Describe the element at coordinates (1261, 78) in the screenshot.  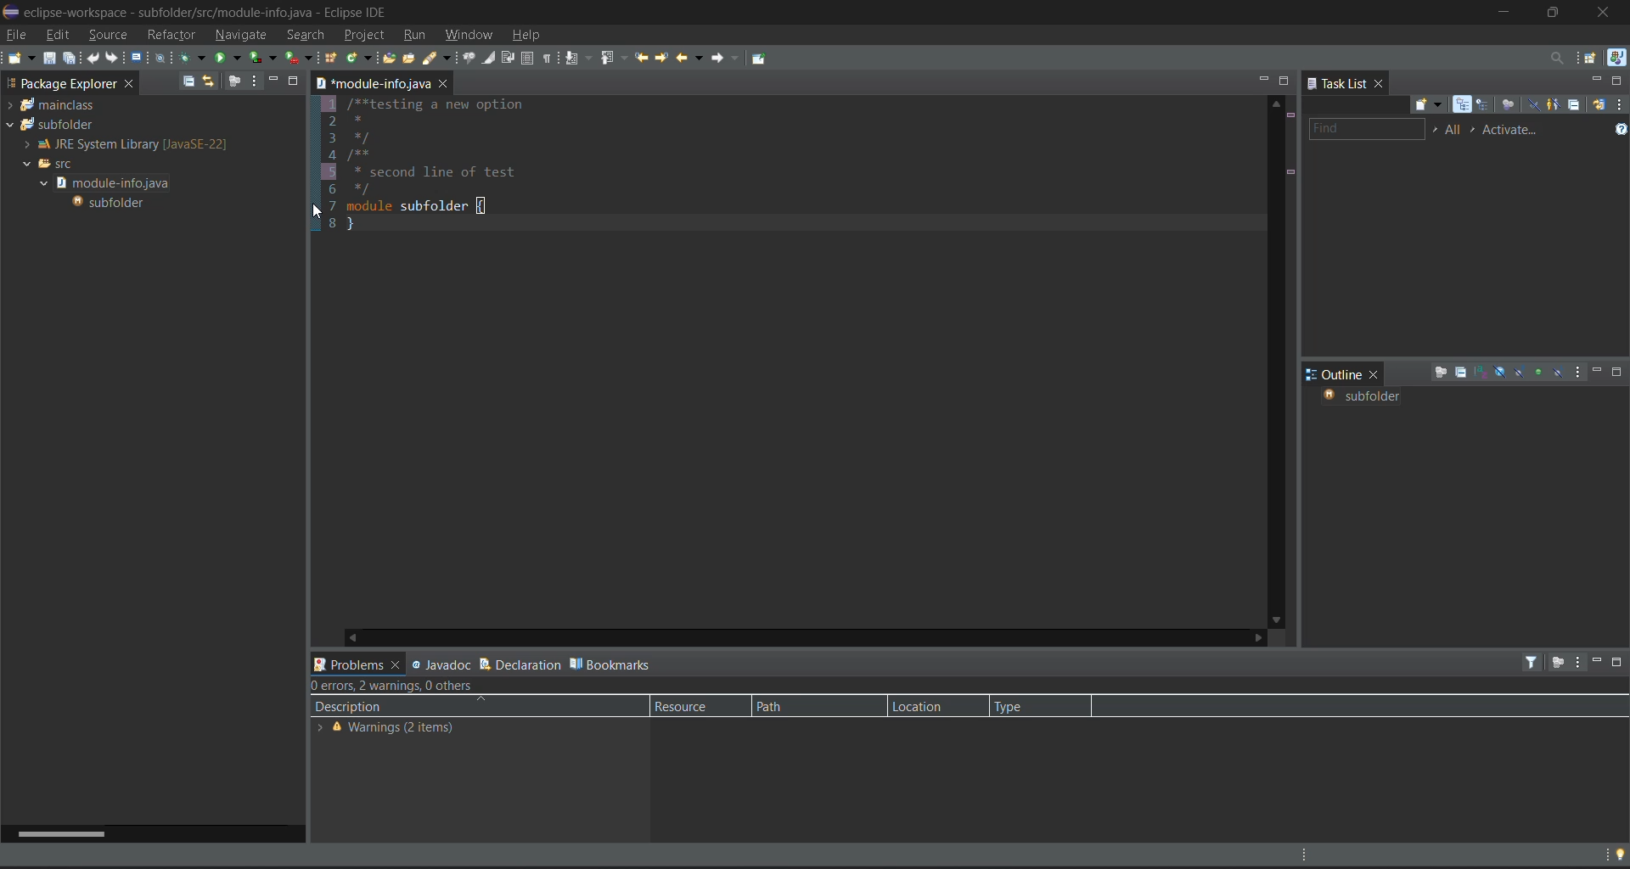
I see `minimize` at that location.